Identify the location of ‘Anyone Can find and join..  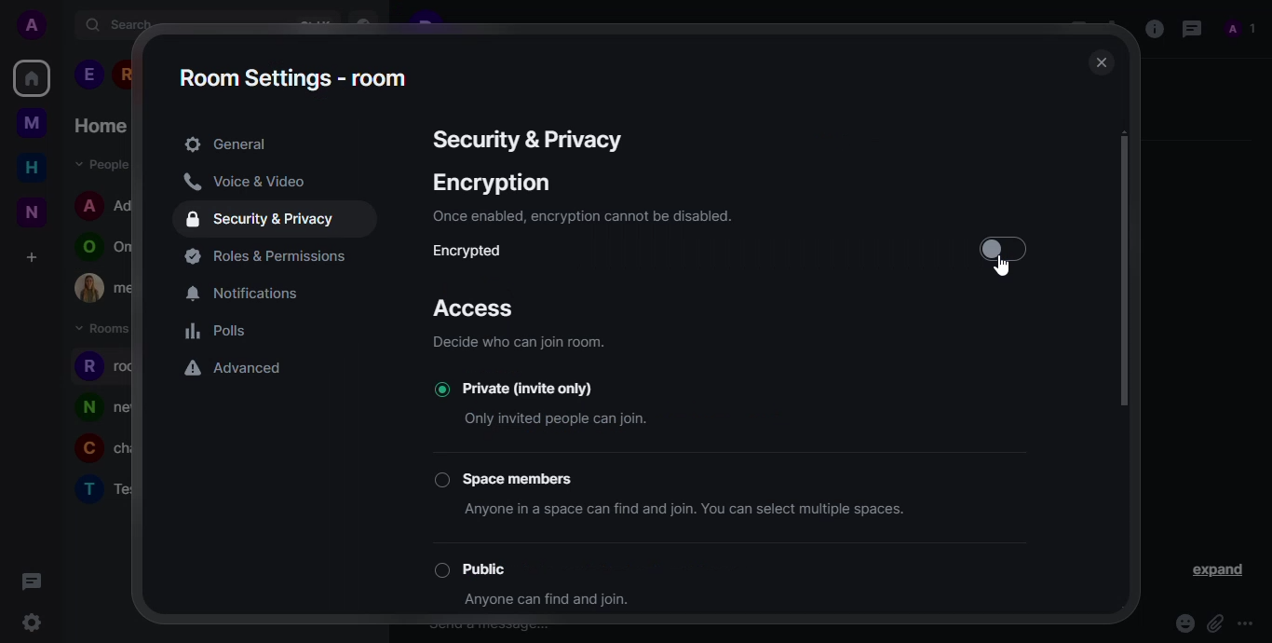
(551, 603).